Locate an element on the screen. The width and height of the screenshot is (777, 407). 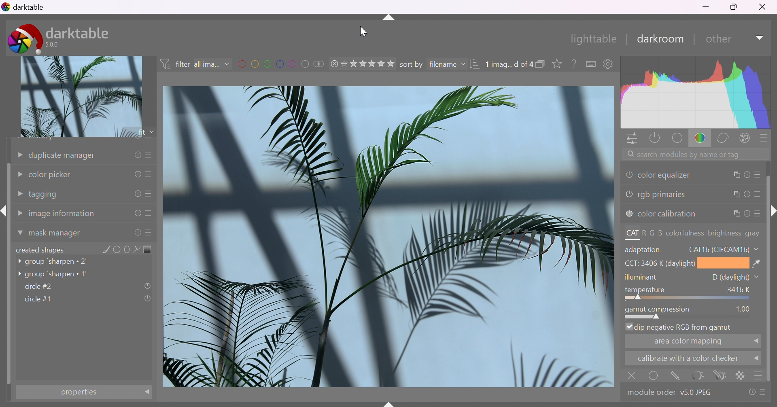
sort by is located at coordinates (410, 64).